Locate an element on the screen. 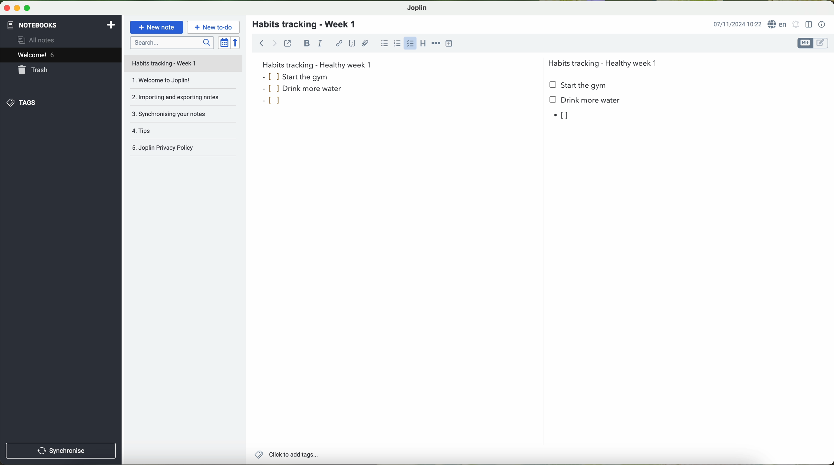  new note button is located at coordinates (157, 27).